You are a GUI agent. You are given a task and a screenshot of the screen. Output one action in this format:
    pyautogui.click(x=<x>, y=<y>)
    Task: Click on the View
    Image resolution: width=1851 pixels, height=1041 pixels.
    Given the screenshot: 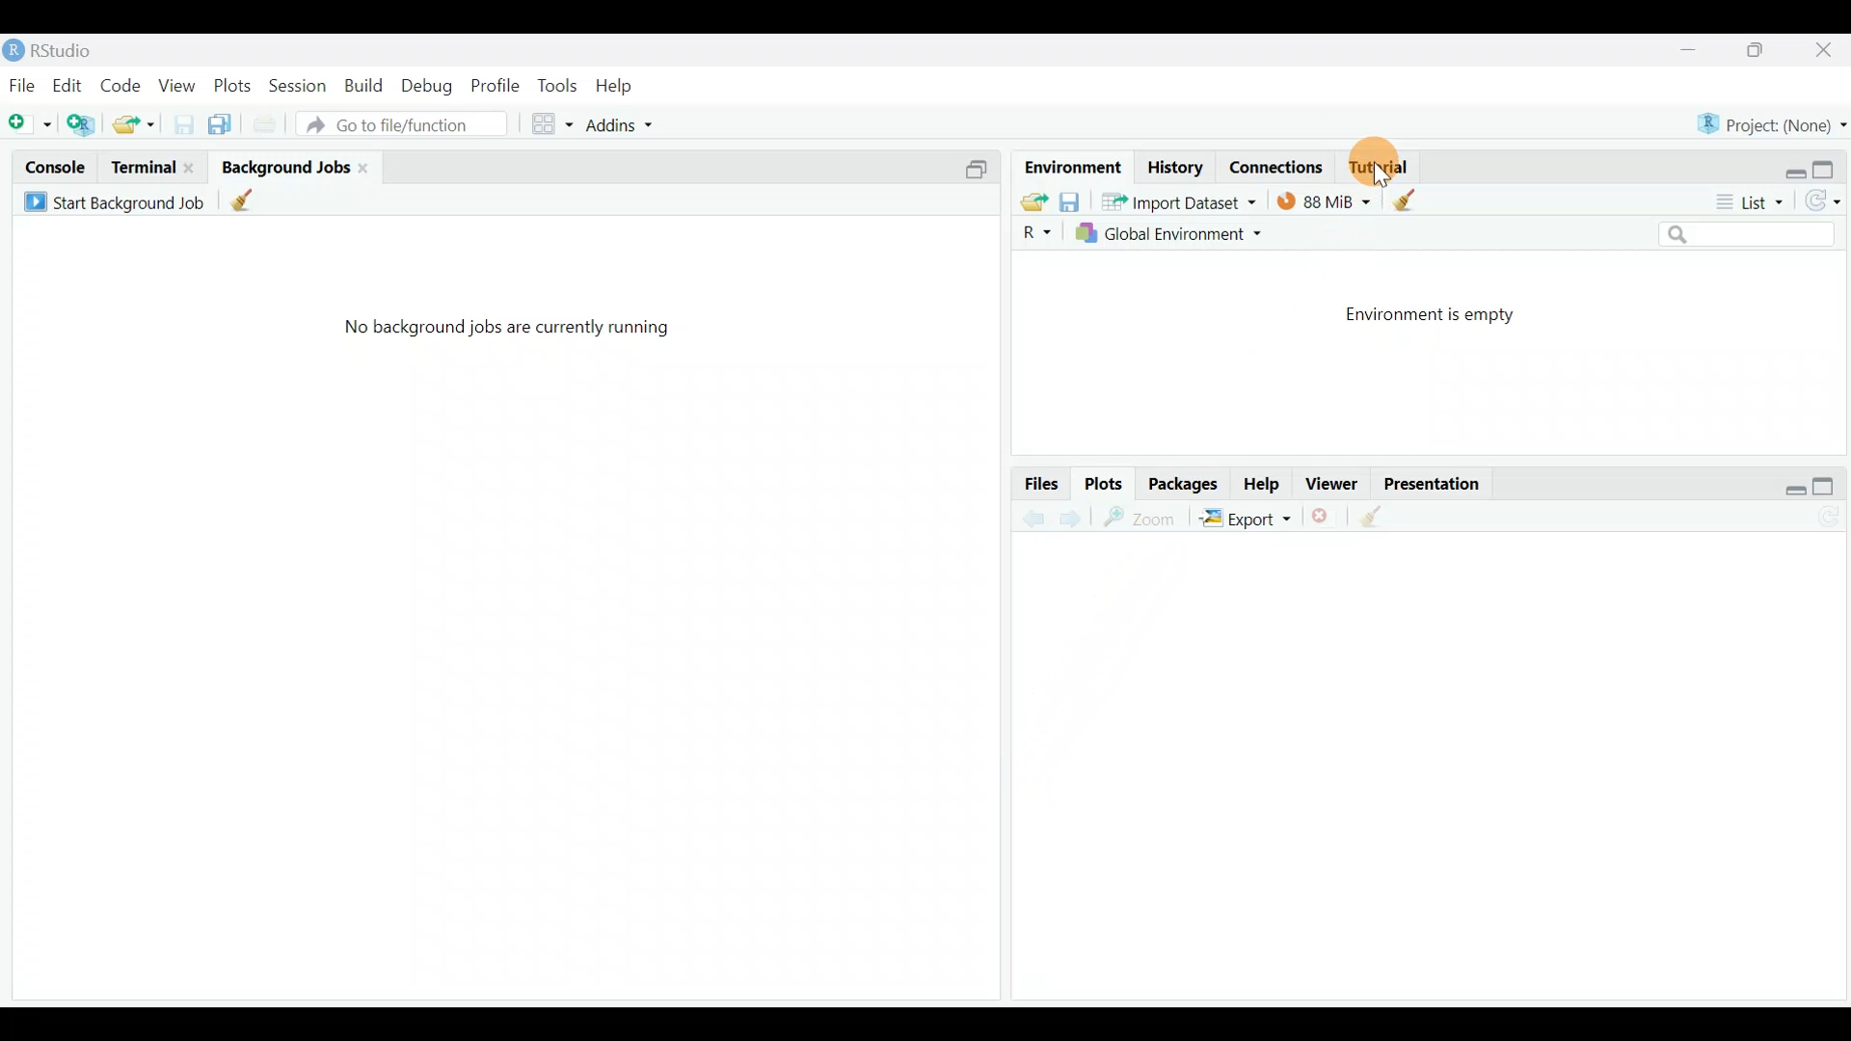 What is the action you would take?
    pyautogui.click(x=175, y=88)
    